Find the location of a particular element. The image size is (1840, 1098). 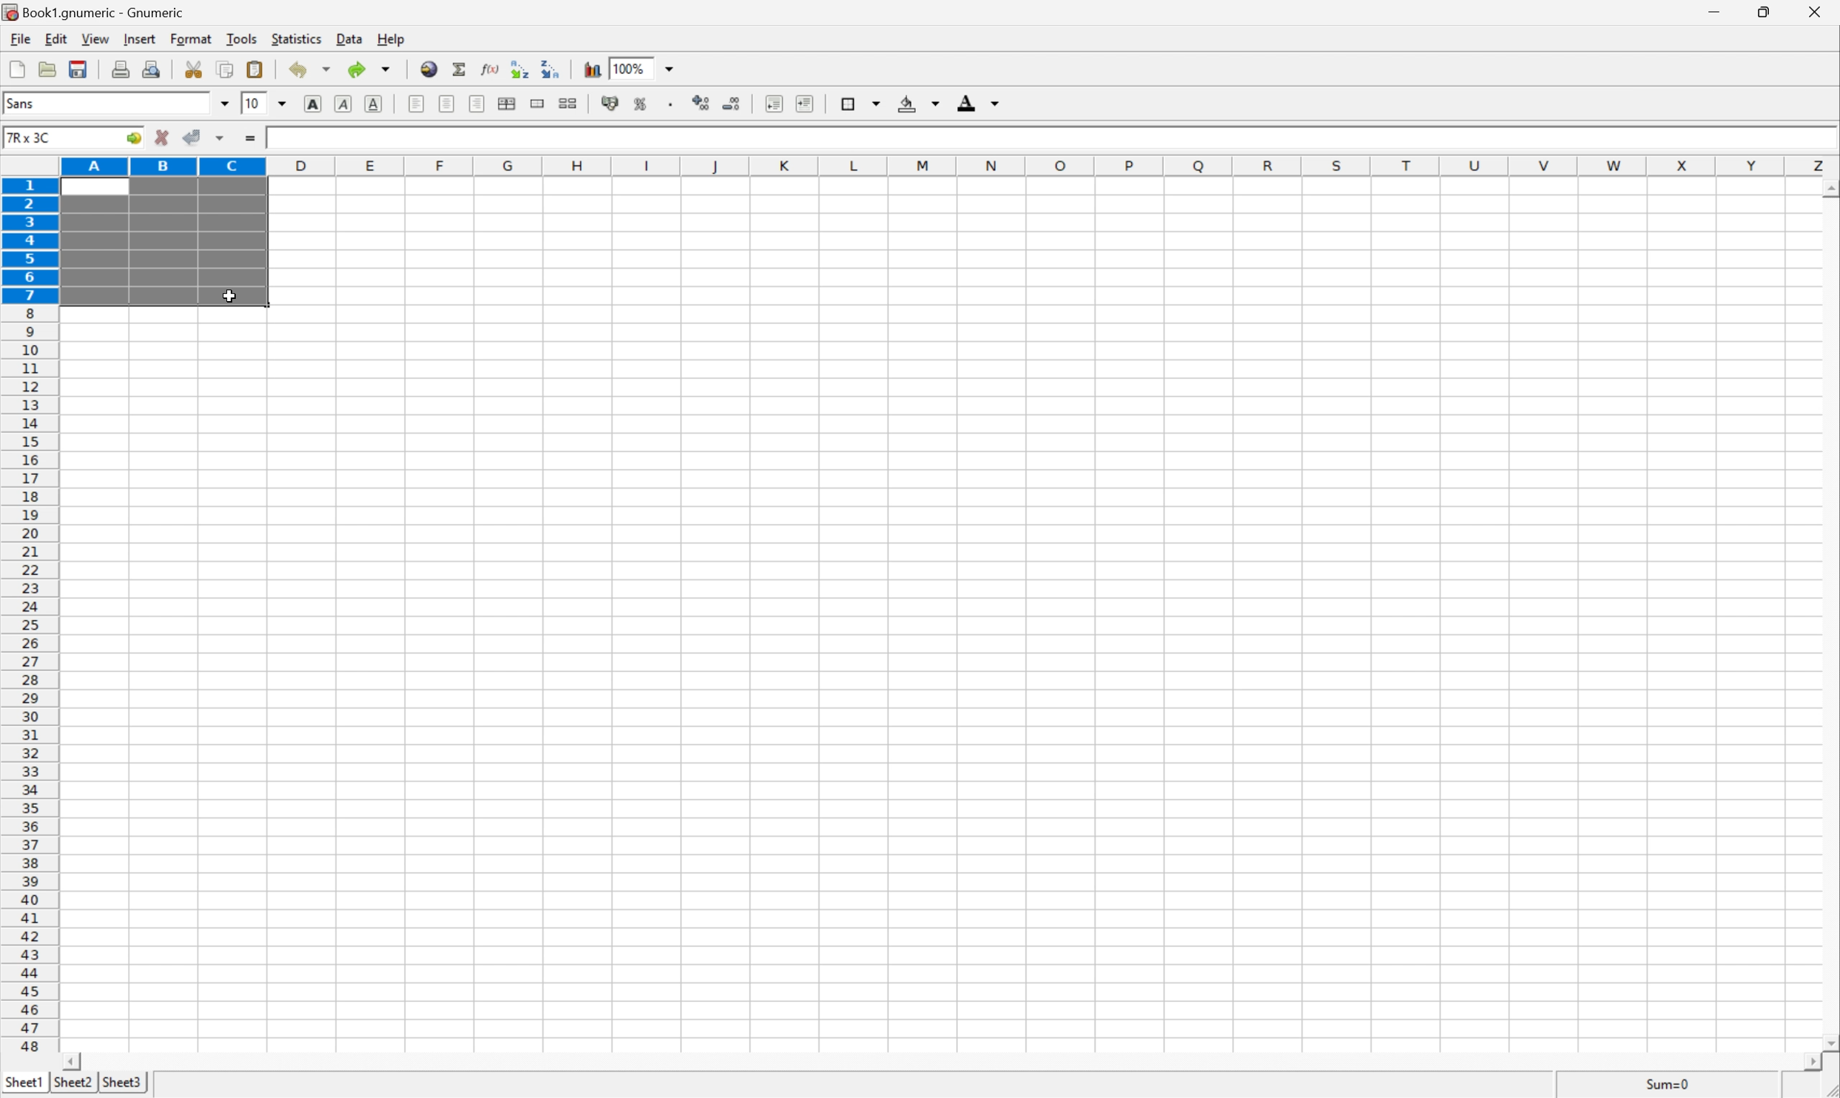

restore down is located at coordinates (1768, 15).